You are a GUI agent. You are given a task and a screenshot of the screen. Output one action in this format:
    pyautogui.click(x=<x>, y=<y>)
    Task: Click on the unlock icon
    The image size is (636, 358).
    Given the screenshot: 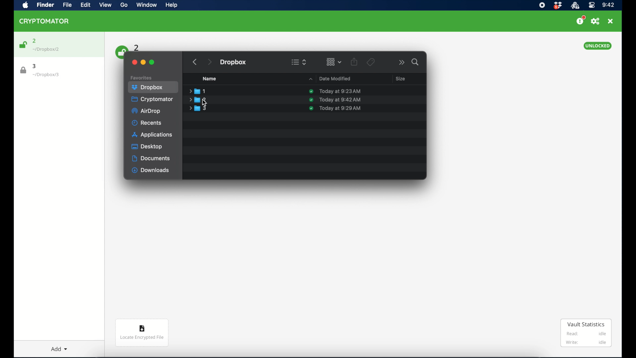 What is the action you would take?
    pyautogui.click(x=120, y=51)
    